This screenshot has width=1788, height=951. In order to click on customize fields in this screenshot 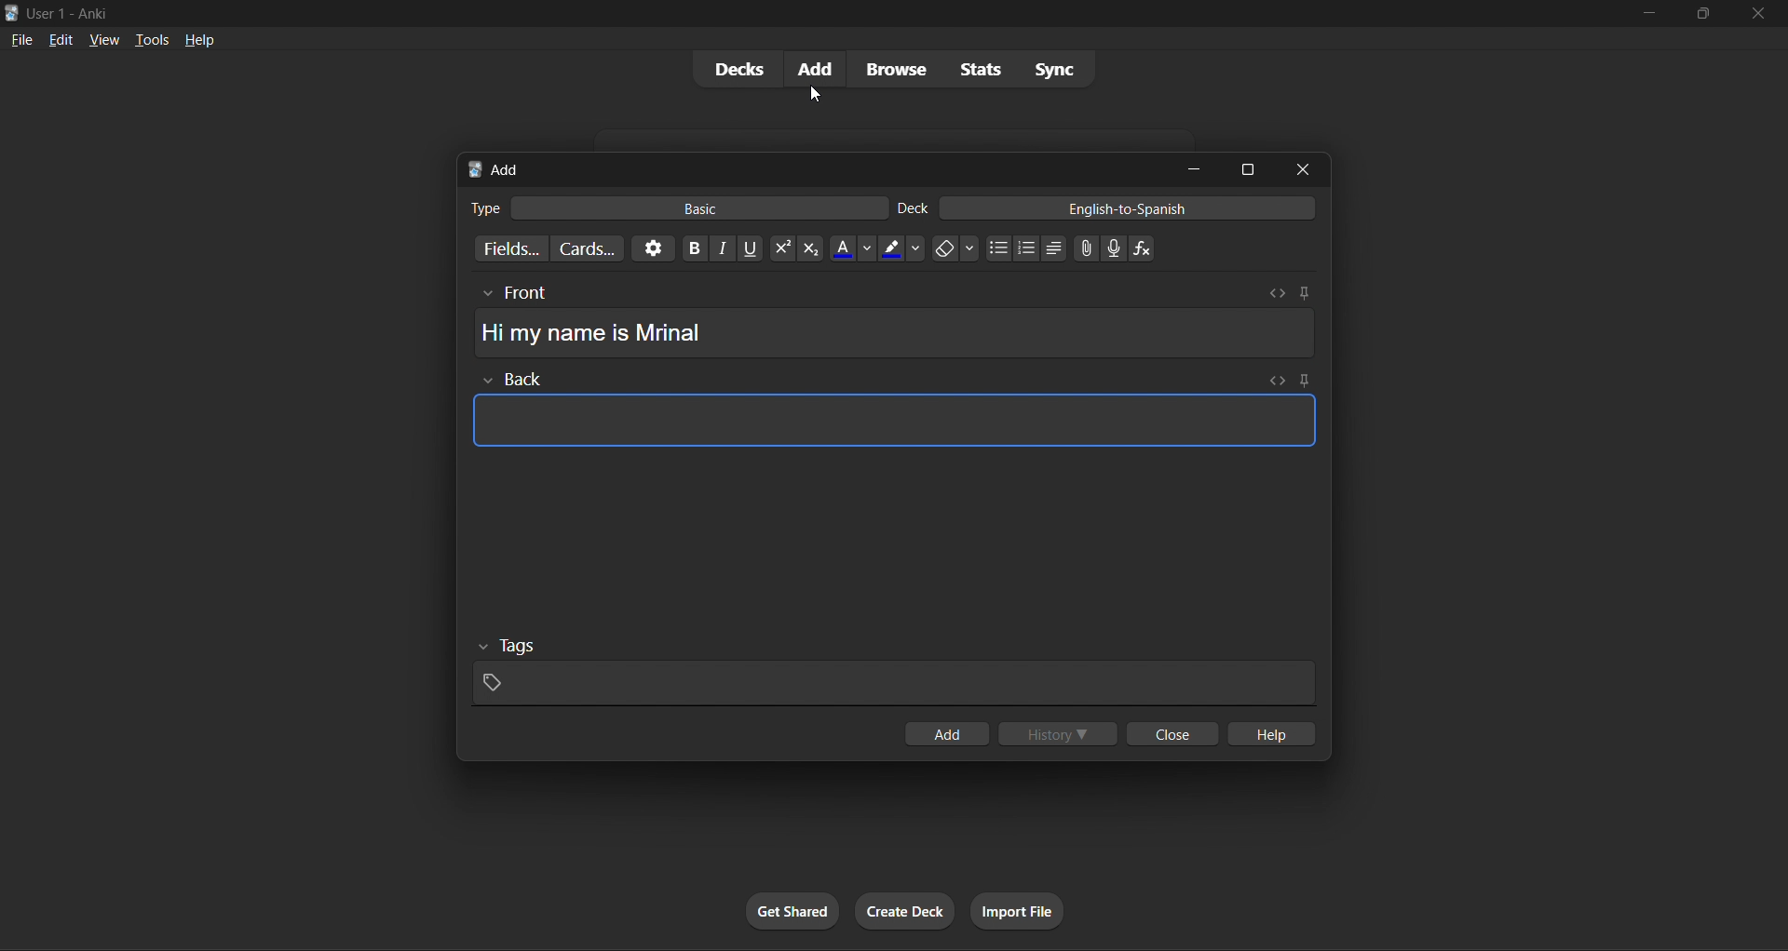, I will do `click(509, 248)`.